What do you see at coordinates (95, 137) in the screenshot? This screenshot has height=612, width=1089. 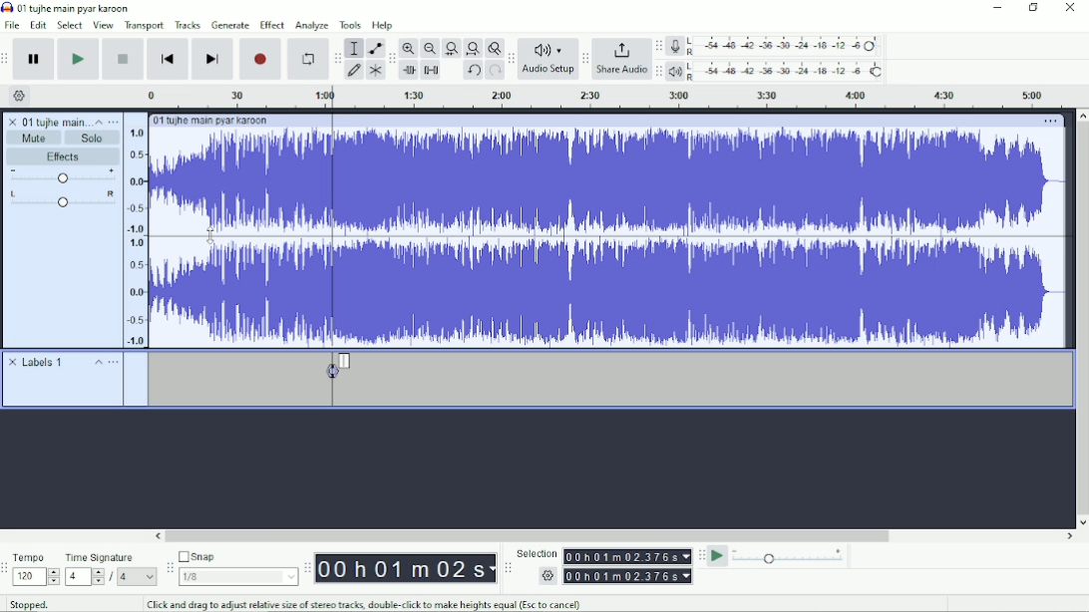 I see `Solo` at bounding box center [95, 137].